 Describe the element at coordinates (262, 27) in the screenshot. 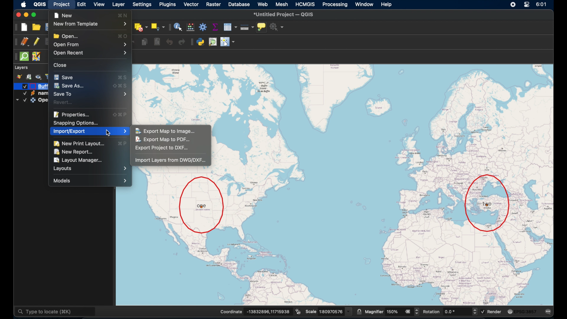

I see `show map tips` at that location.